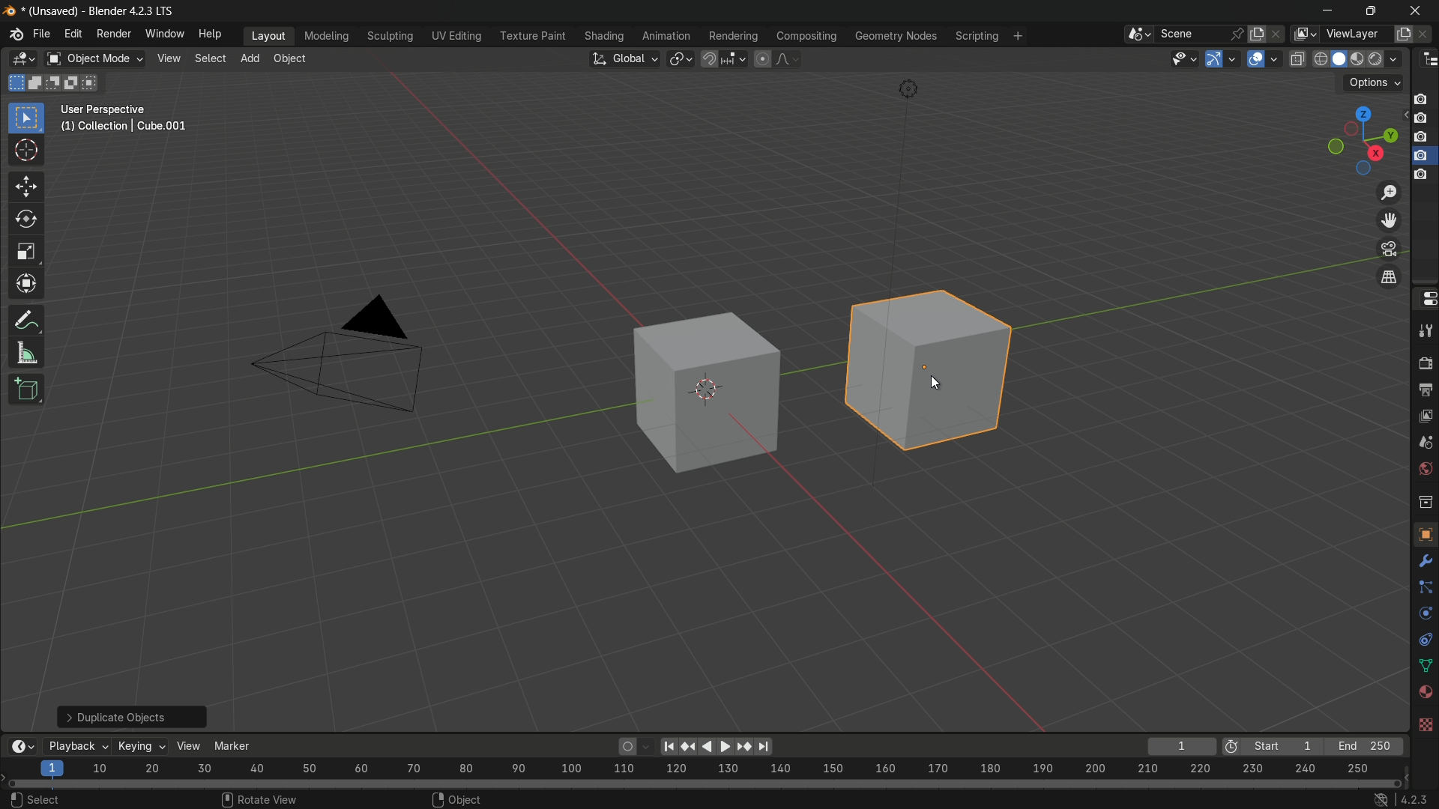  I want to click on uv editing menu, so click(453, 35).